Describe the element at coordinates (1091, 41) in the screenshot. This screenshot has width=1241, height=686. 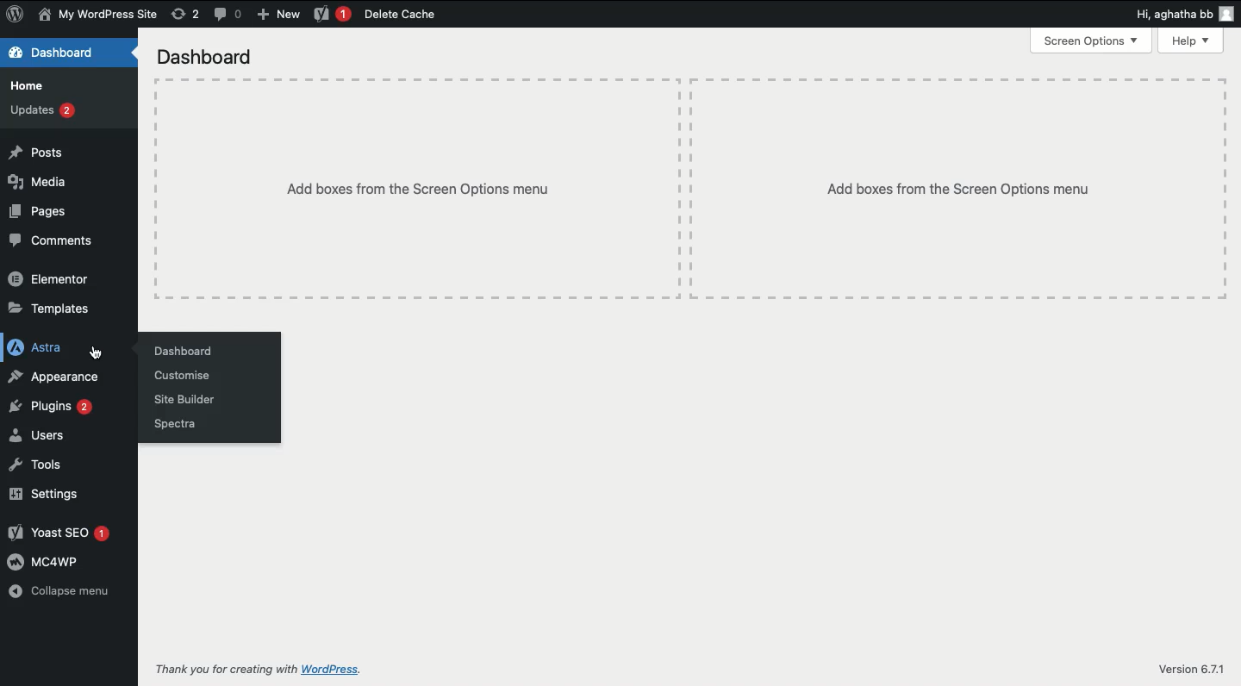
I see `screen options` at that location.